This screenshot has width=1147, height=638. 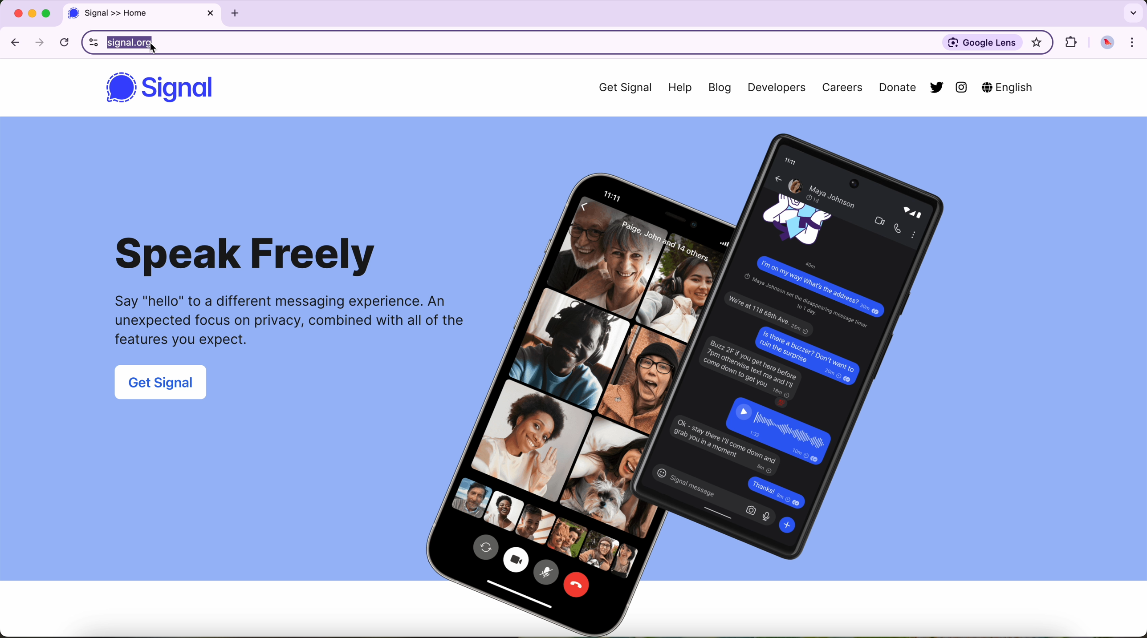 I want to click on Get Signal, so click(x=618, y=87).